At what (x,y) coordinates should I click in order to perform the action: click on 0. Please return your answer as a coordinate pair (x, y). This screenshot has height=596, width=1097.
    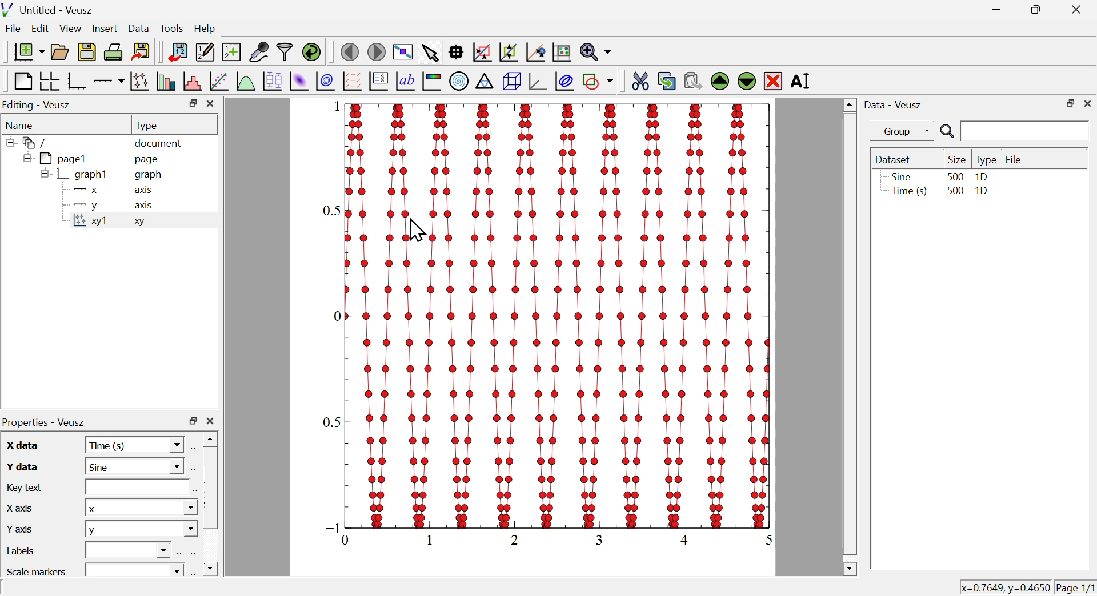
    Looking at the image, I should click on (349, 540).